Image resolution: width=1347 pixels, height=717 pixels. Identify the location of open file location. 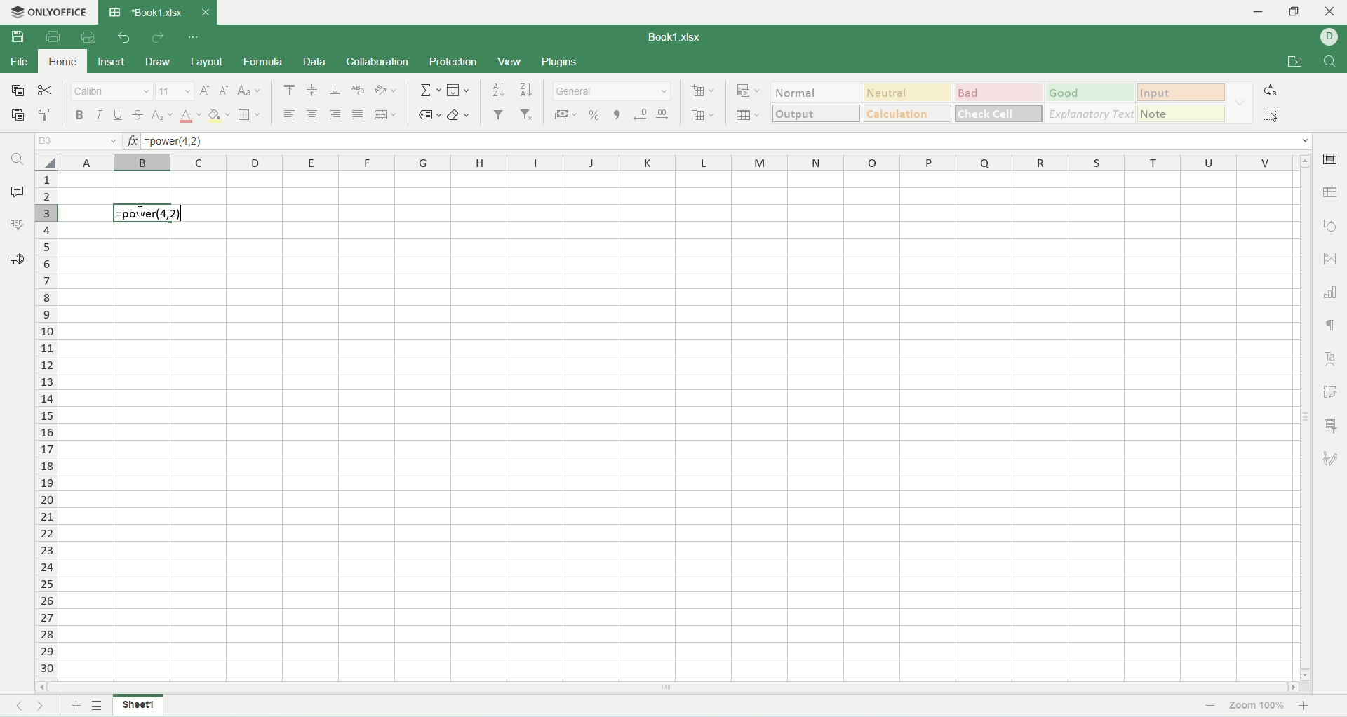
(1296, 63).